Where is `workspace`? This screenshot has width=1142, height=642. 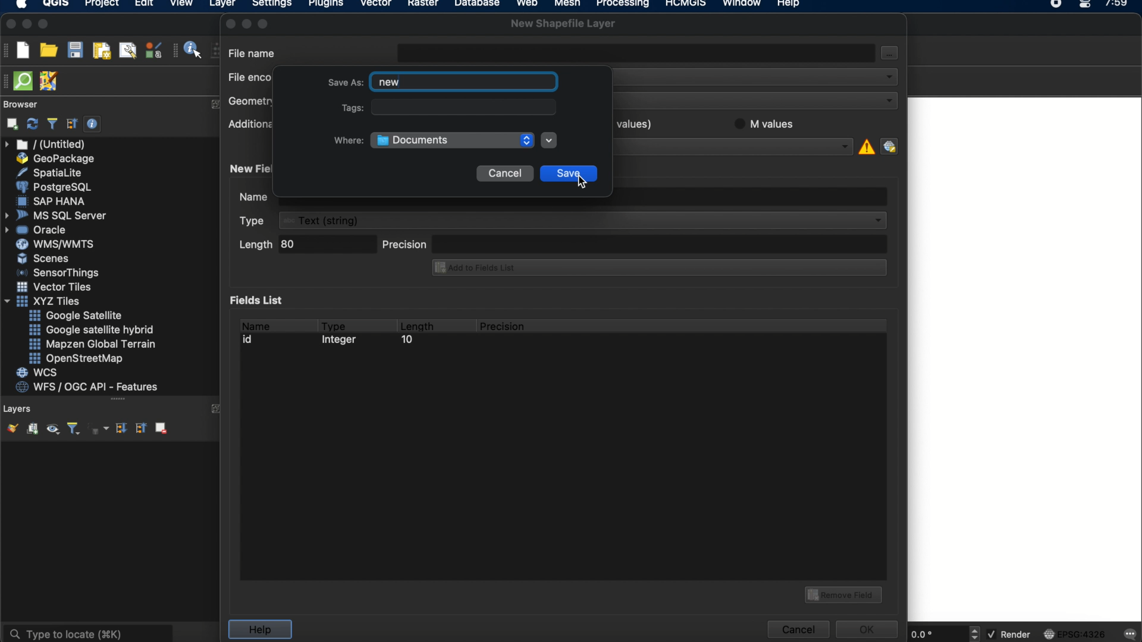 workspace is located at coordinates (1024, 360).